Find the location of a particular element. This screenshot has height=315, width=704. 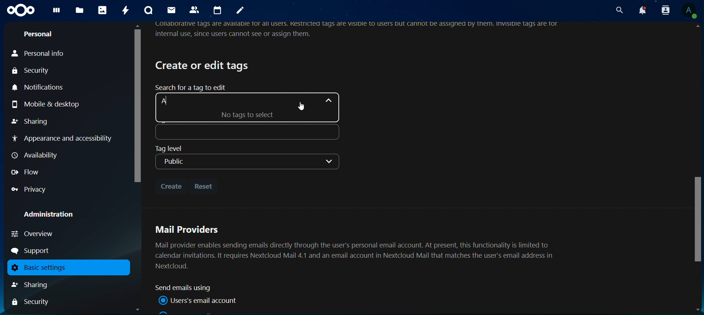

Scrollbar is located at coordinates (696, 169).